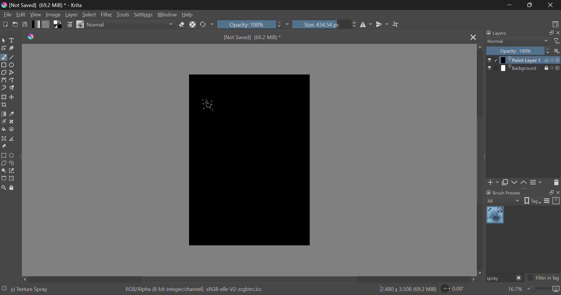 The image size is (561, 295). I want to click on Image, so click(55, 14).